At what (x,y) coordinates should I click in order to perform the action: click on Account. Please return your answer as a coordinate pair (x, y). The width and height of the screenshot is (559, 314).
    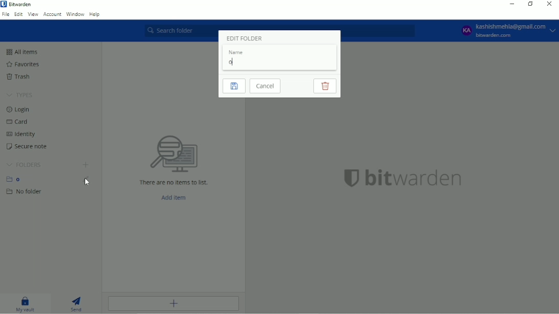
    Looking at the image, I should click on (506, 31).